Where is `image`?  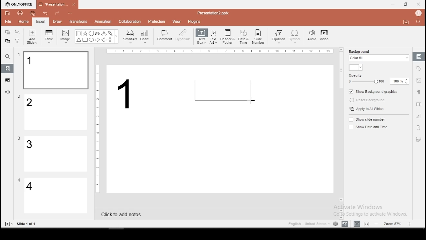
image is located at coordinates (66, 36).